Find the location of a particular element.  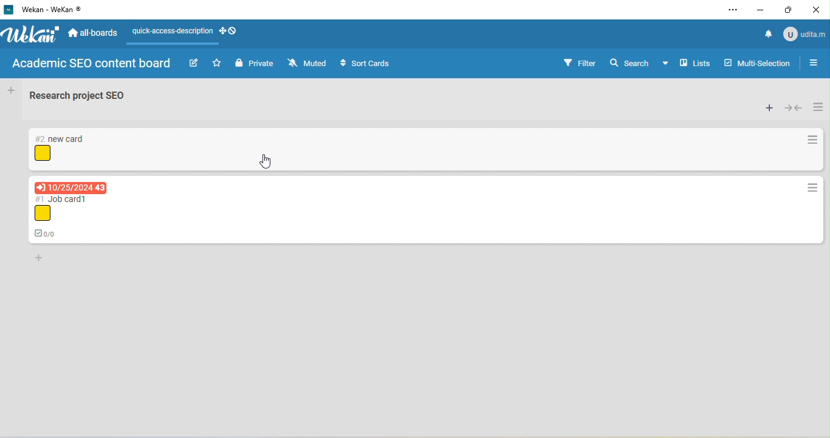

line appeared is located at coordinates (179, 44).